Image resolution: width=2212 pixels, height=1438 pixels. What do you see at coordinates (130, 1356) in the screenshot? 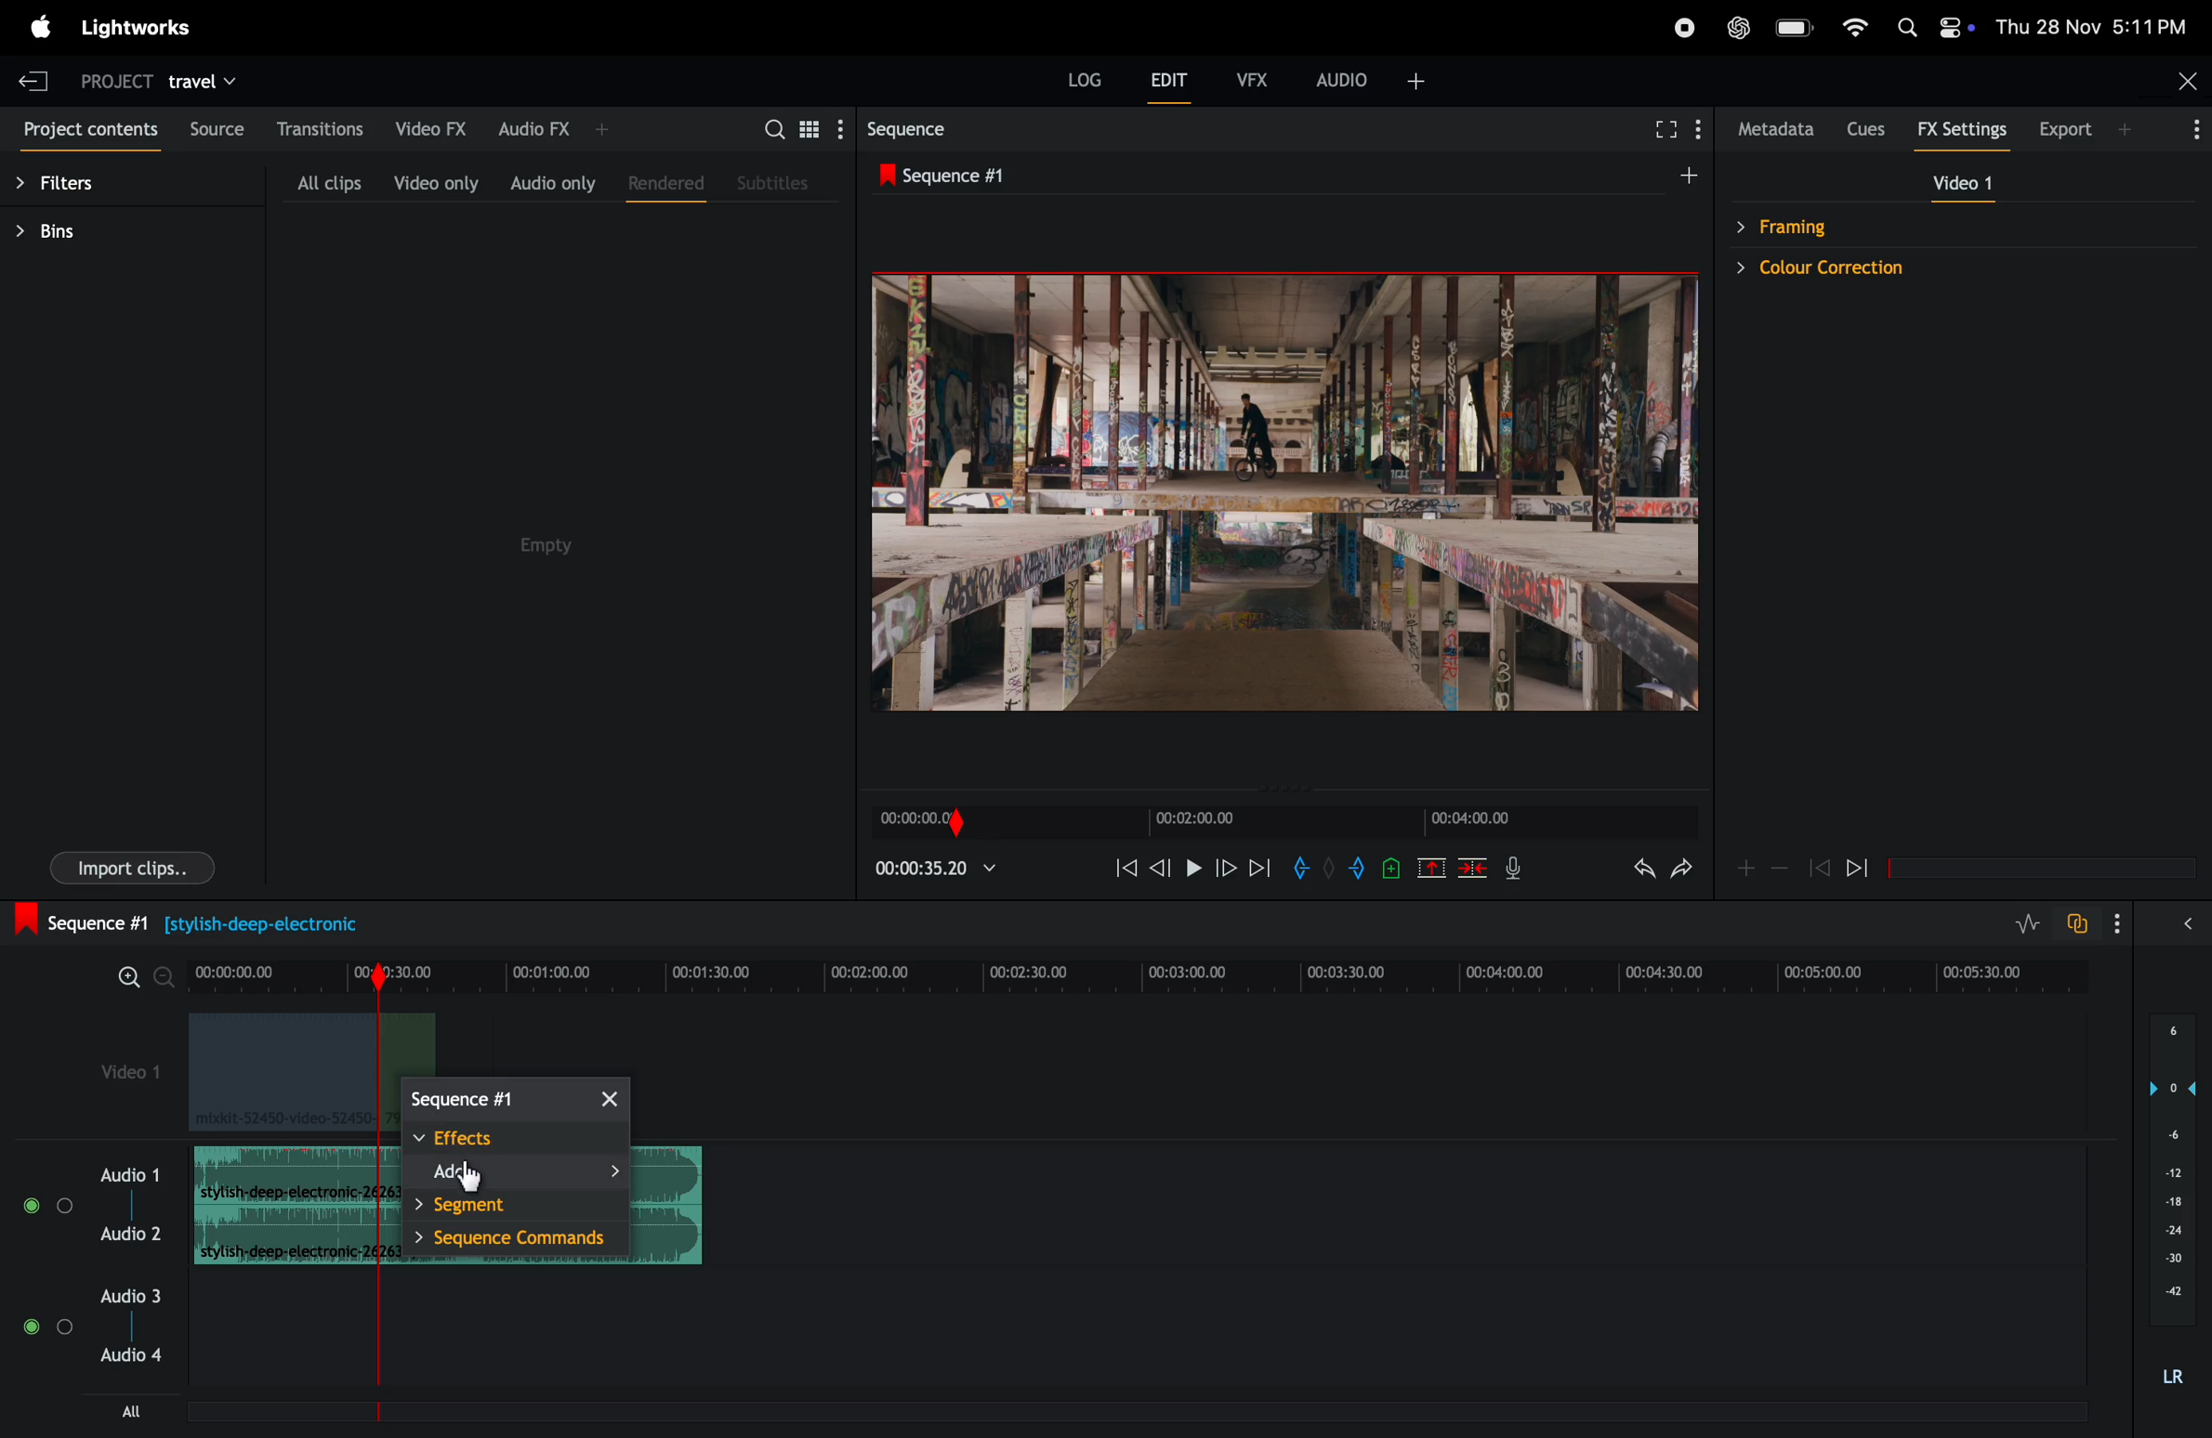
I see `Audio 4` at bounding box center [130, 1356].